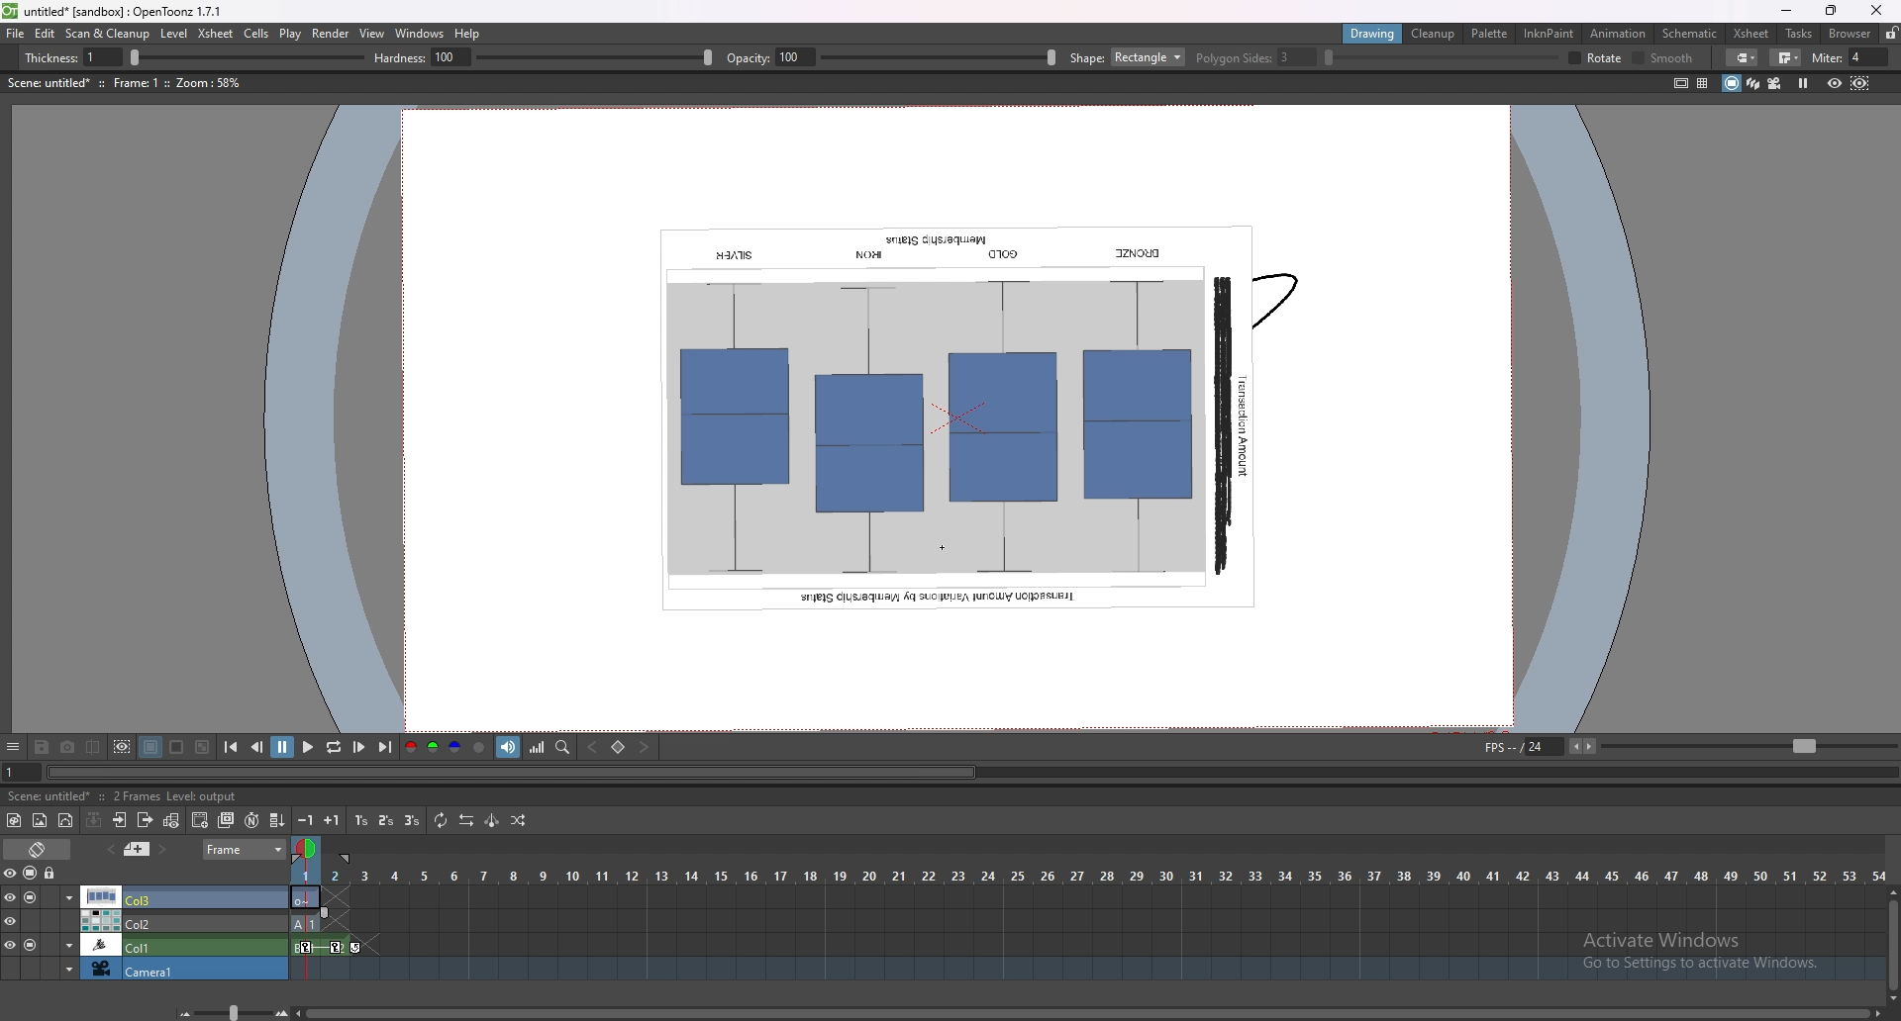 The image size is (1901, 1021). I want to click on autofill cells, so click(277, 820).